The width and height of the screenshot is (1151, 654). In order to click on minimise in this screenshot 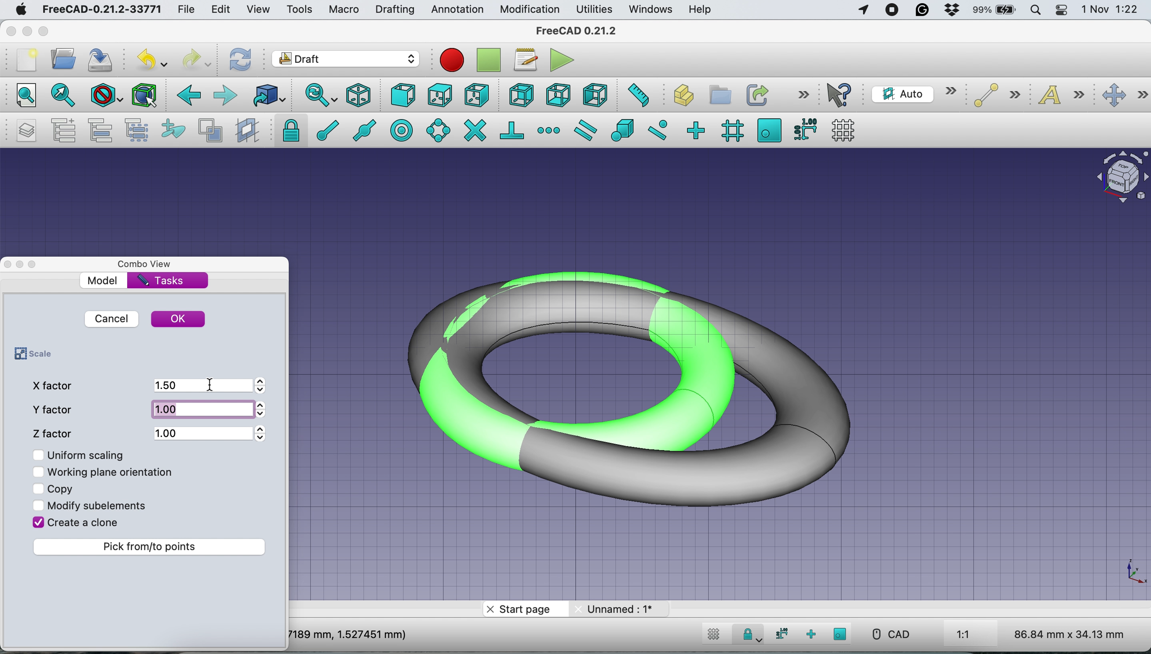, I will do `click(27, 29)`.